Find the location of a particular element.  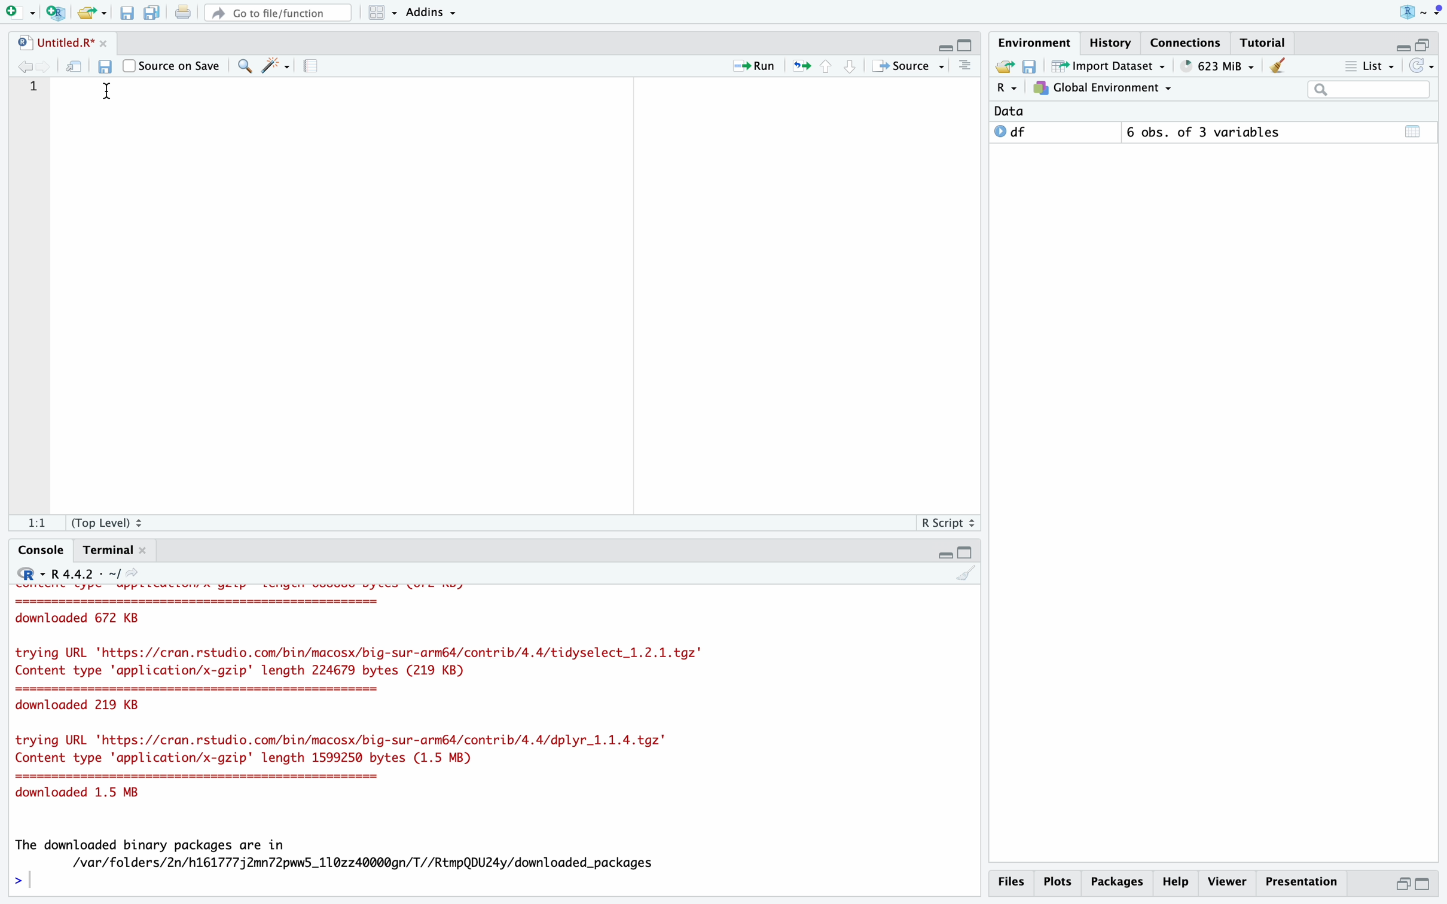

PASE FE SHEERS SERS REVERE Sty SSE au S SSH SUE SECC pS RS SR SHR Sp ASAP

downloaded 672 KB

trying URL 'https://cran.rstudio.com/bin/macosx/big-sur-armé4/contrib/4.4/tidyselect_1.2.1.tgz"

Content type 'application/x-gzip' length 224679 bytes (219 KB)

downloaded 219 KB

trying URL '"https://cran.rstudio.com/bin/macosx/big-sur-armé64/contrib/4.4/dplyr_1.1.4.tgz"

Content type 'application/x-gzip' length 1599250 bytes (1.5 MB)

downloaded 1.5 MB

The downloaded binary packages are in
/var/folders/2n/h161777j2mn72pwwS_110zz40000gn/T//RtmpQDU24y/downloaded_packages

> is located at coordinates (496, 739).